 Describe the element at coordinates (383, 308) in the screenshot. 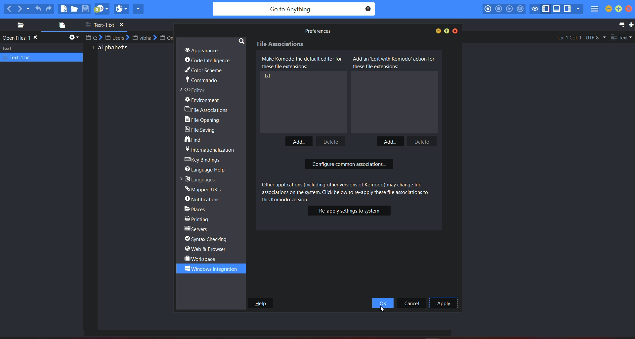

I see `Cursor` at that location.